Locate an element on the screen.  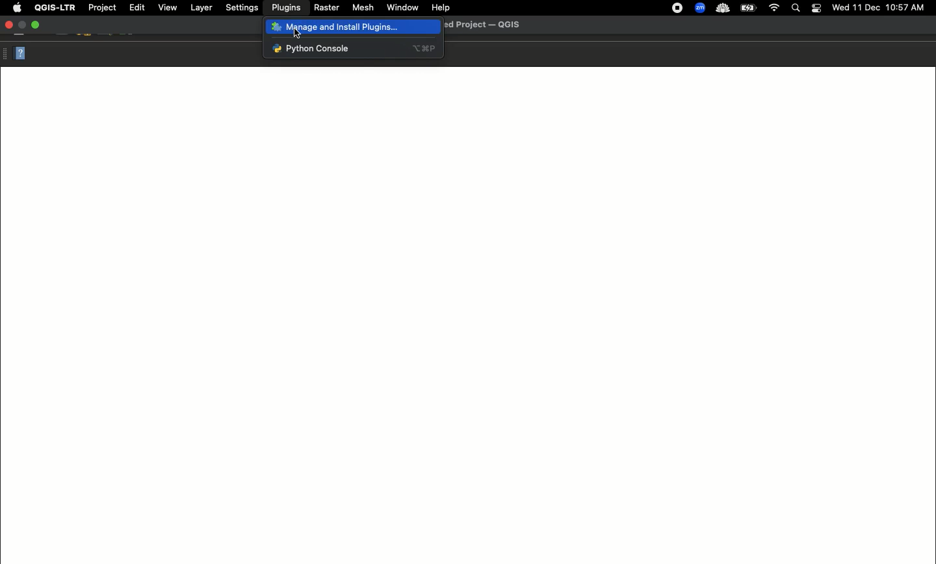
Notification is located at coordinates (816, 7).